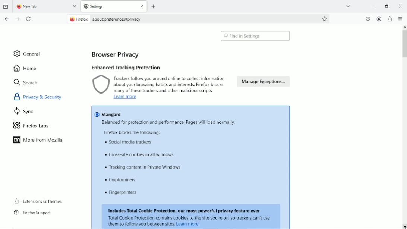 The width and height of the screenshot is (407, 229). I want to click on privacy & security, so click(47, 96).